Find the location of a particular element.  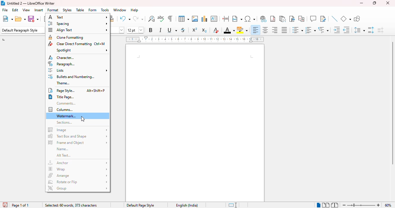

redo is located at coordinates (138, 19).